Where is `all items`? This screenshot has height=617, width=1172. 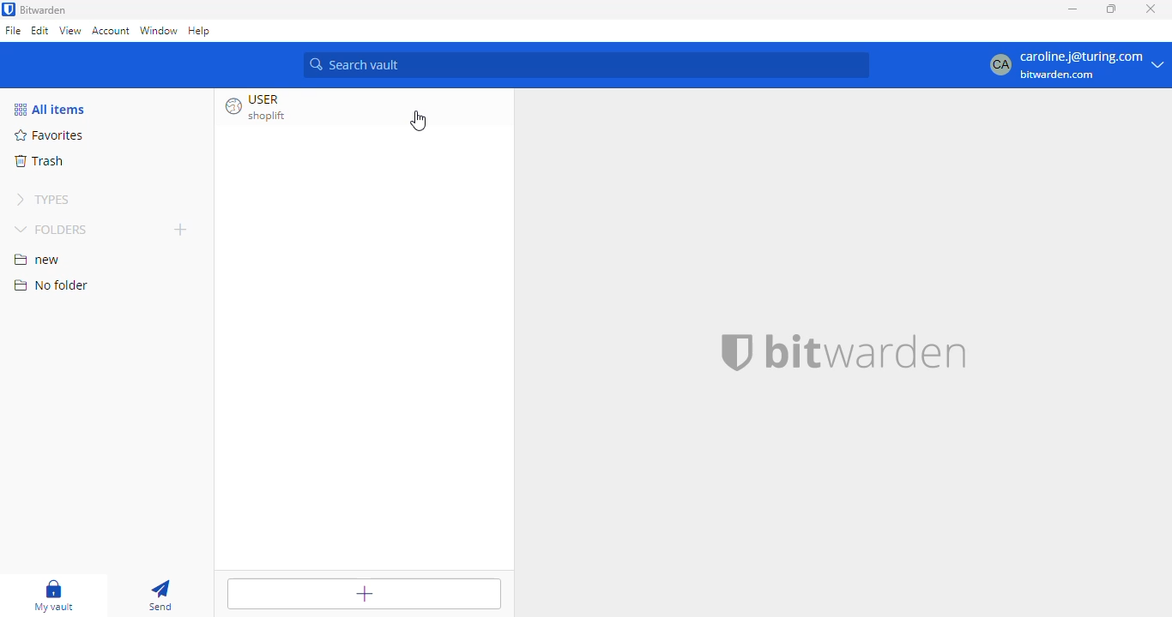
all items is located at coordinates (51, 110).